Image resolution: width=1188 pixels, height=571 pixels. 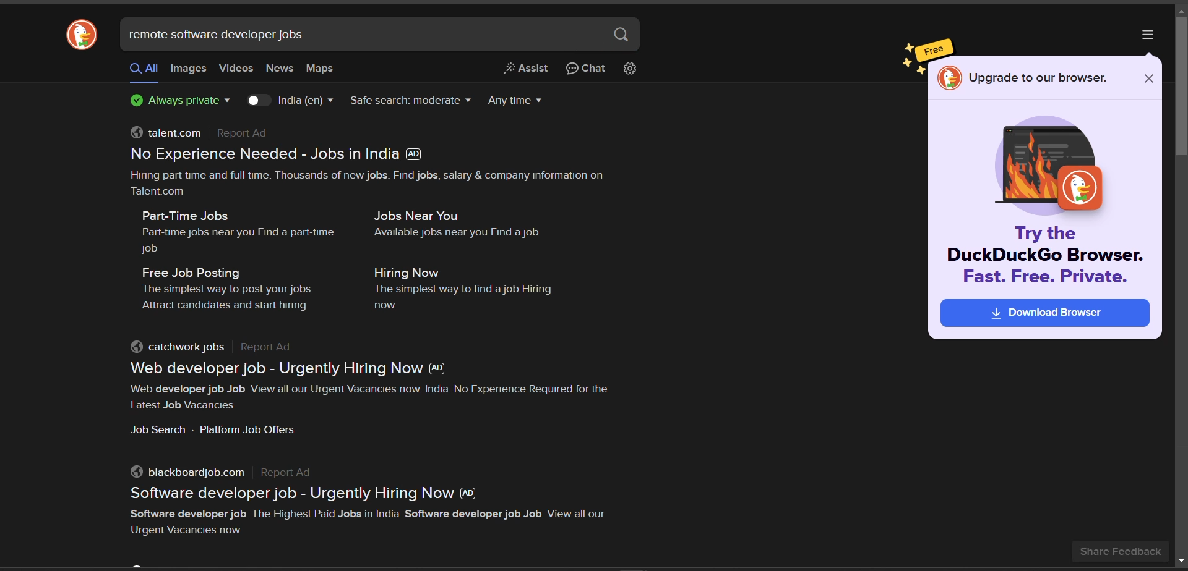 I want to click on search bar, so click(x=359, y=33).